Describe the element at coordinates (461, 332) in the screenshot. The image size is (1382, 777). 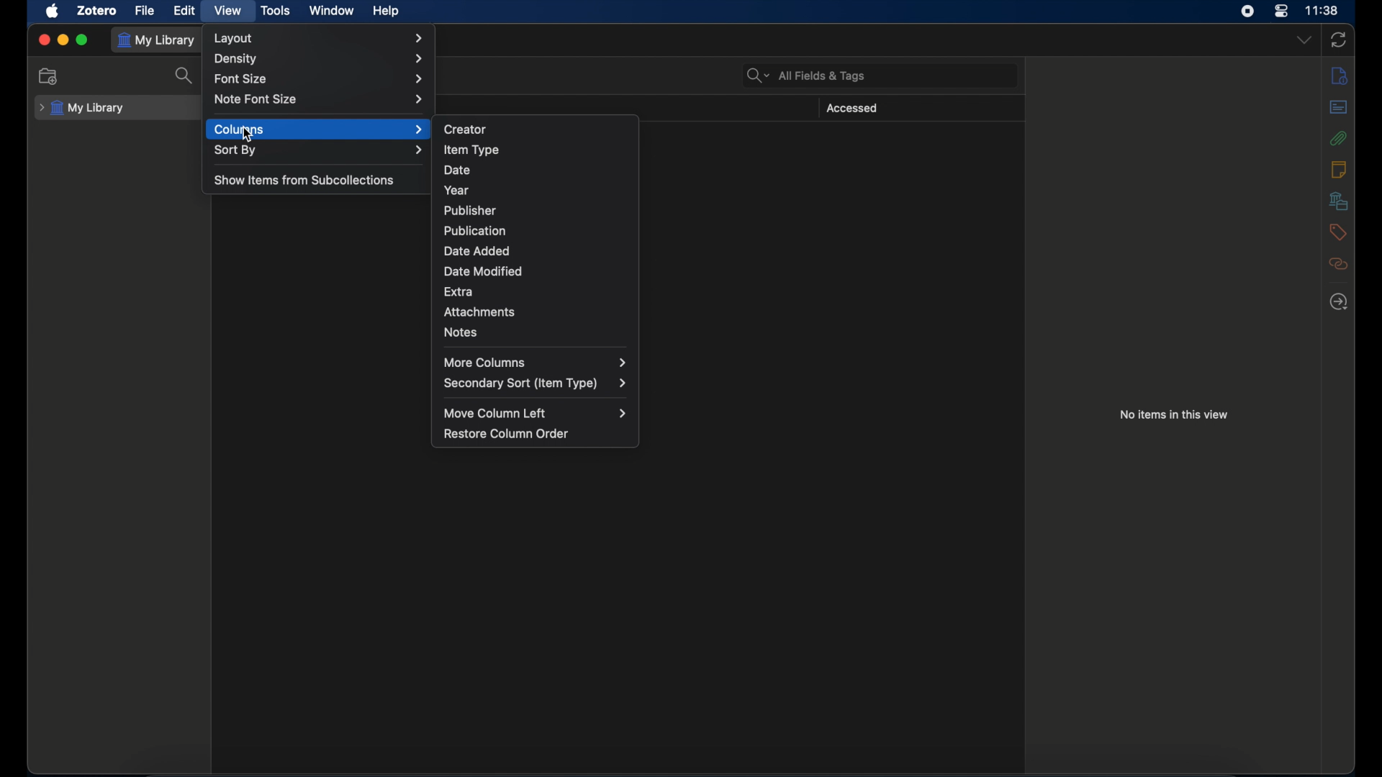
I see `notes` at that location.